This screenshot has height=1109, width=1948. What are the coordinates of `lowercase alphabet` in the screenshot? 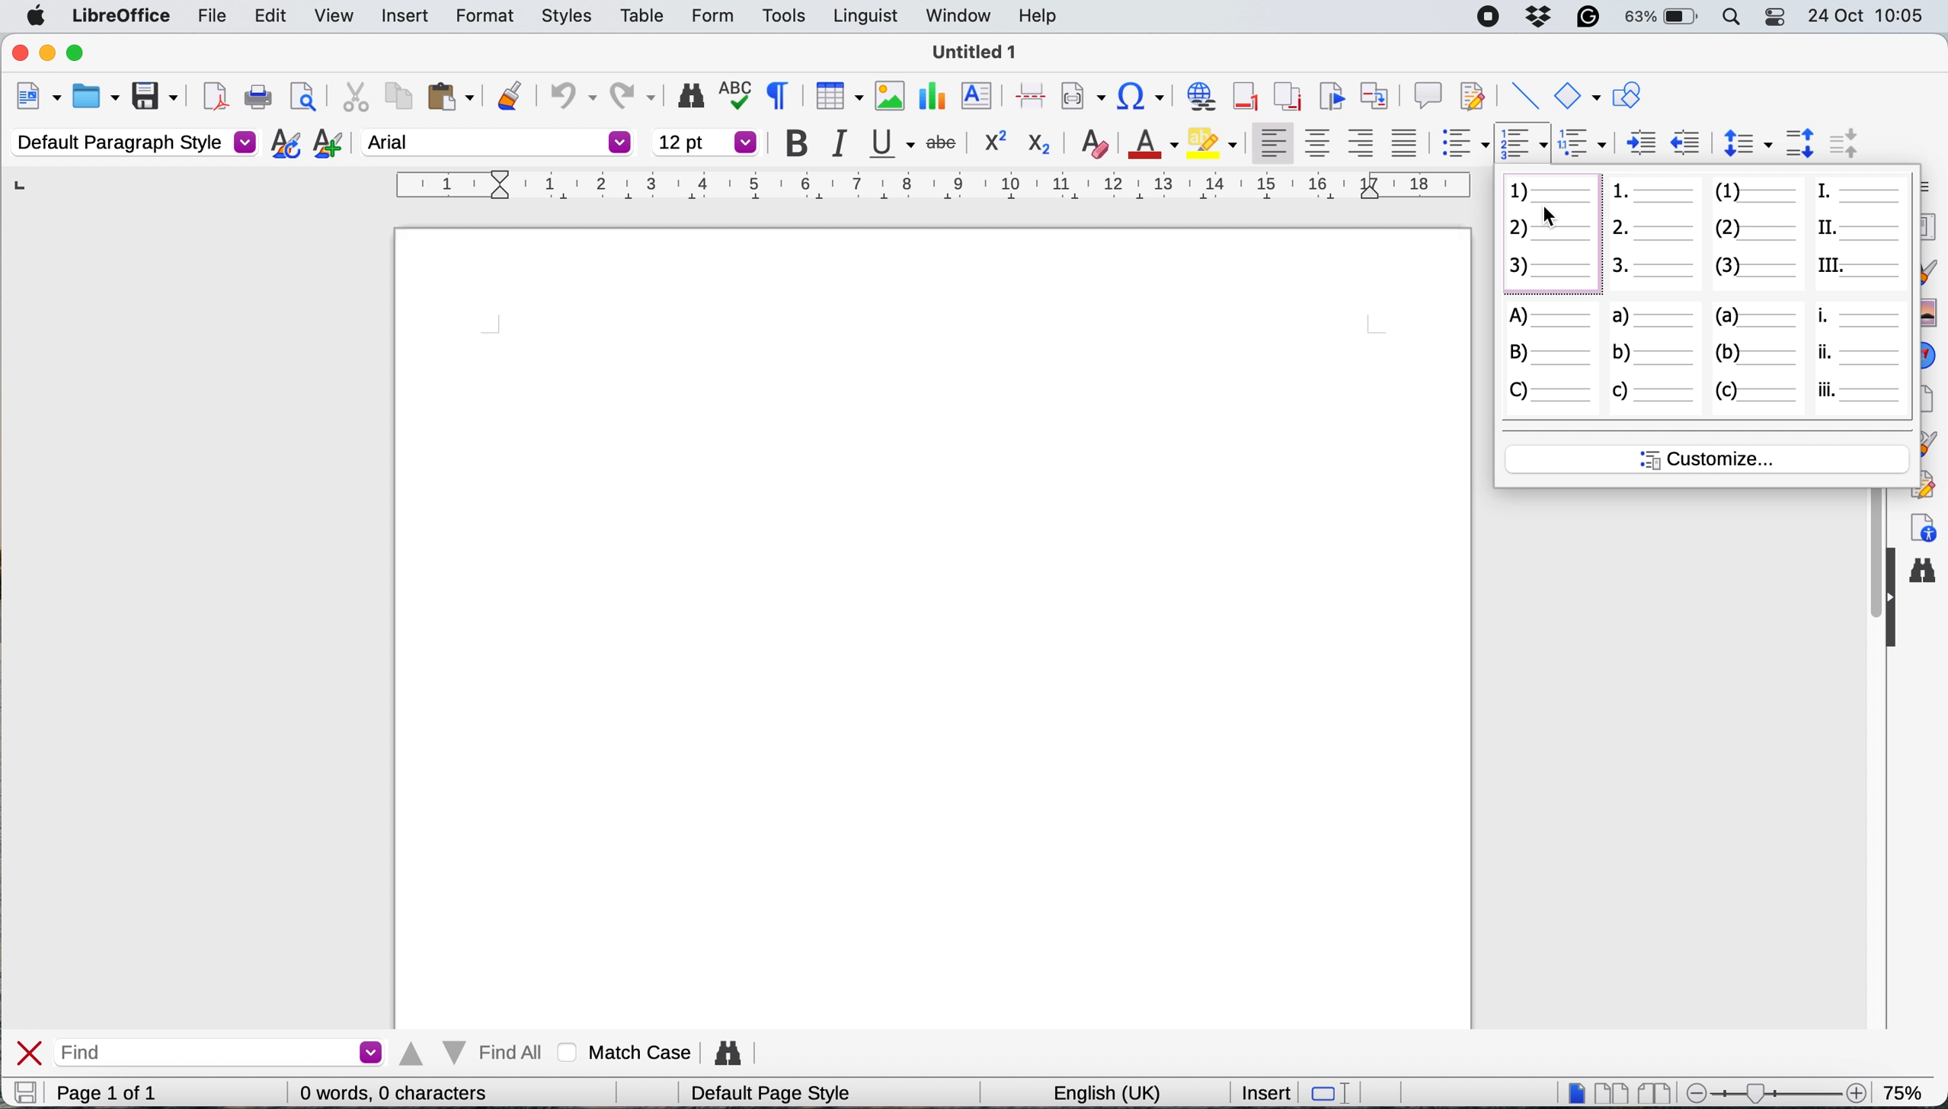 It's located at (1758, 357).